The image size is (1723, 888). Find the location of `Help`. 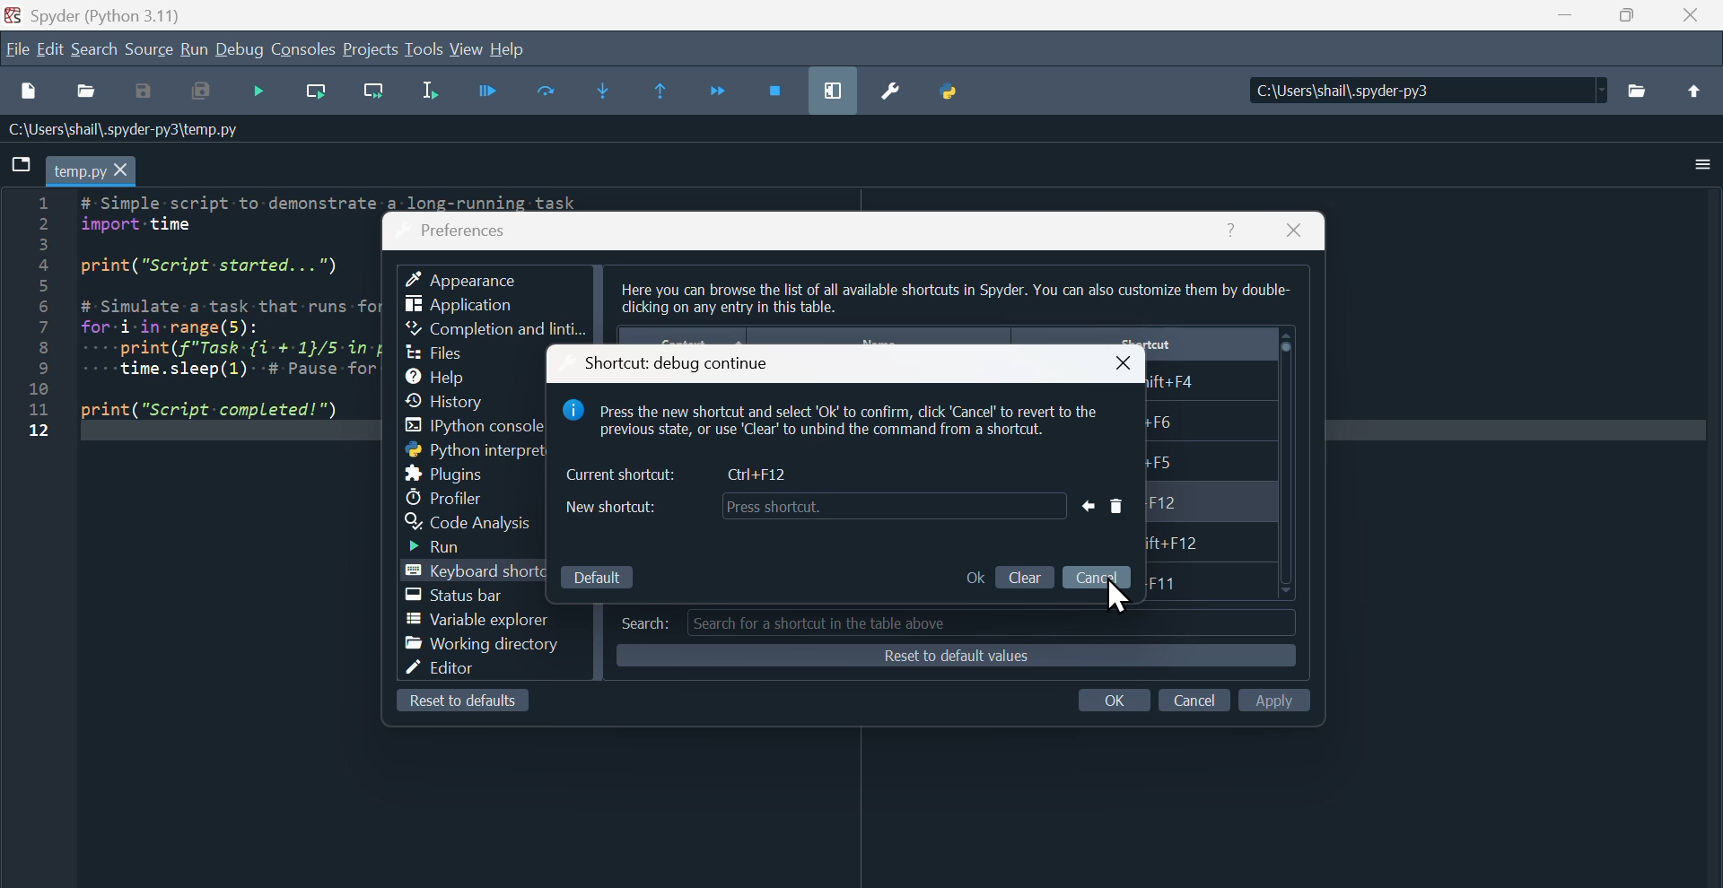

Help is located at coordinates (450, 374).